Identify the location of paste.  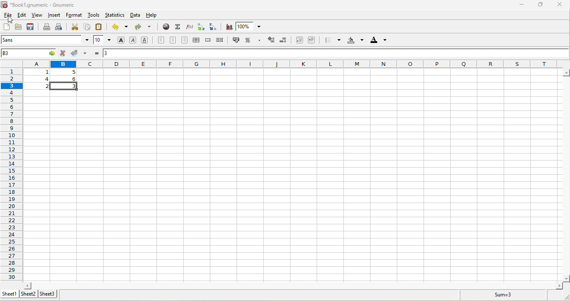
(98, 27).